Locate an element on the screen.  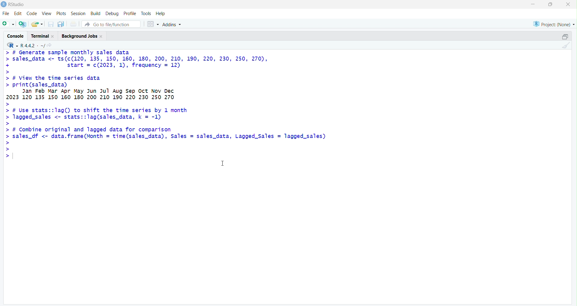
console is located at coordinates (16, 36).